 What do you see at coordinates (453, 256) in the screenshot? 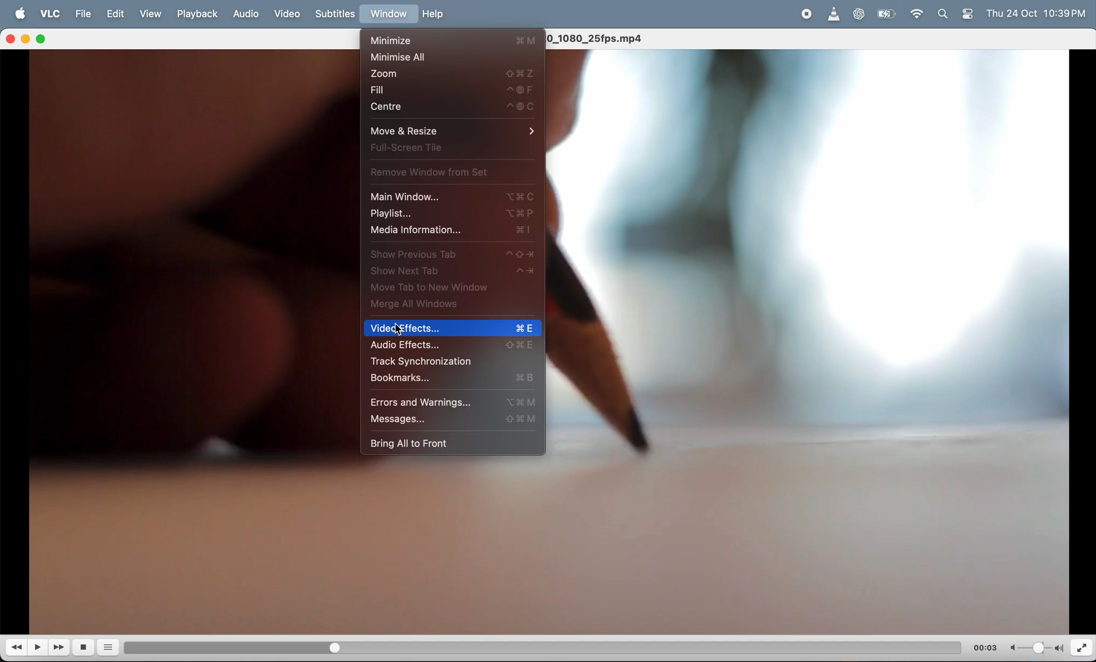
I see `Show previous tab` at bounding box center [453, 256].